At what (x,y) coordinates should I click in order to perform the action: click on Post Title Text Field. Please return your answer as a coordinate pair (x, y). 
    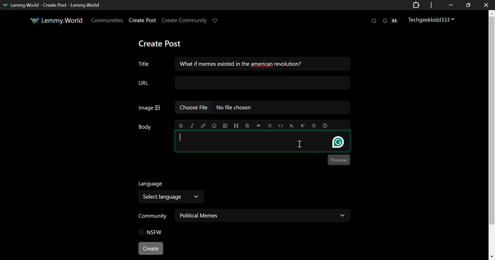
    Looking at the image, I should click on (144, 63).